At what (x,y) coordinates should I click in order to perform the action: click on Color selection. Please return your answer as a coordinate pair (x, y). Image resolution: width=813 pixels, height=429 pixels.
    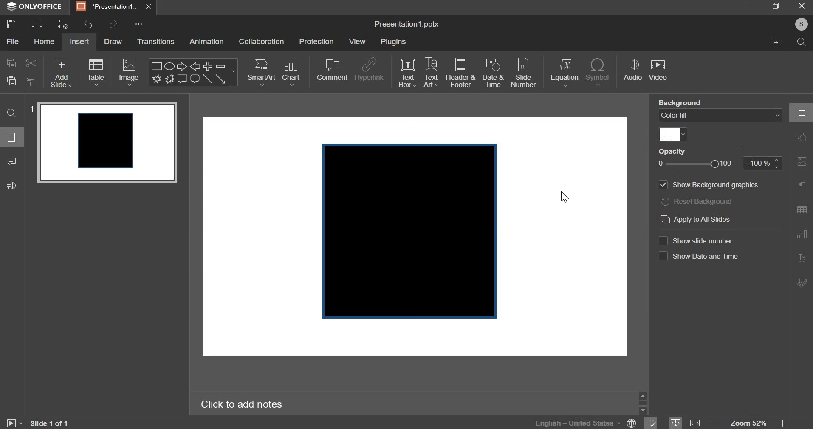
    Looking at the image, I should click on (672, 133).